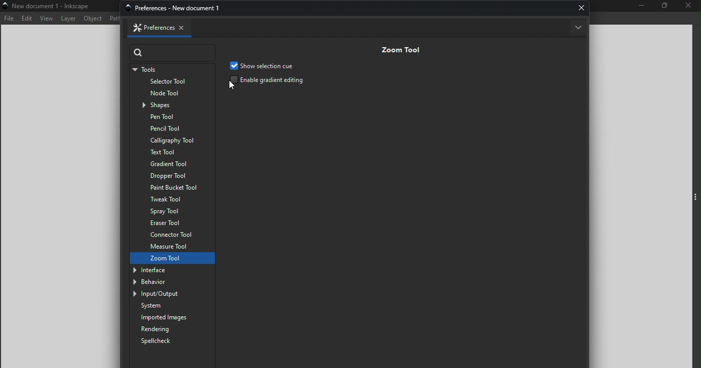 This screenshot has height=368, width=701. I want to click on Show selection cue, so click(270, 65).